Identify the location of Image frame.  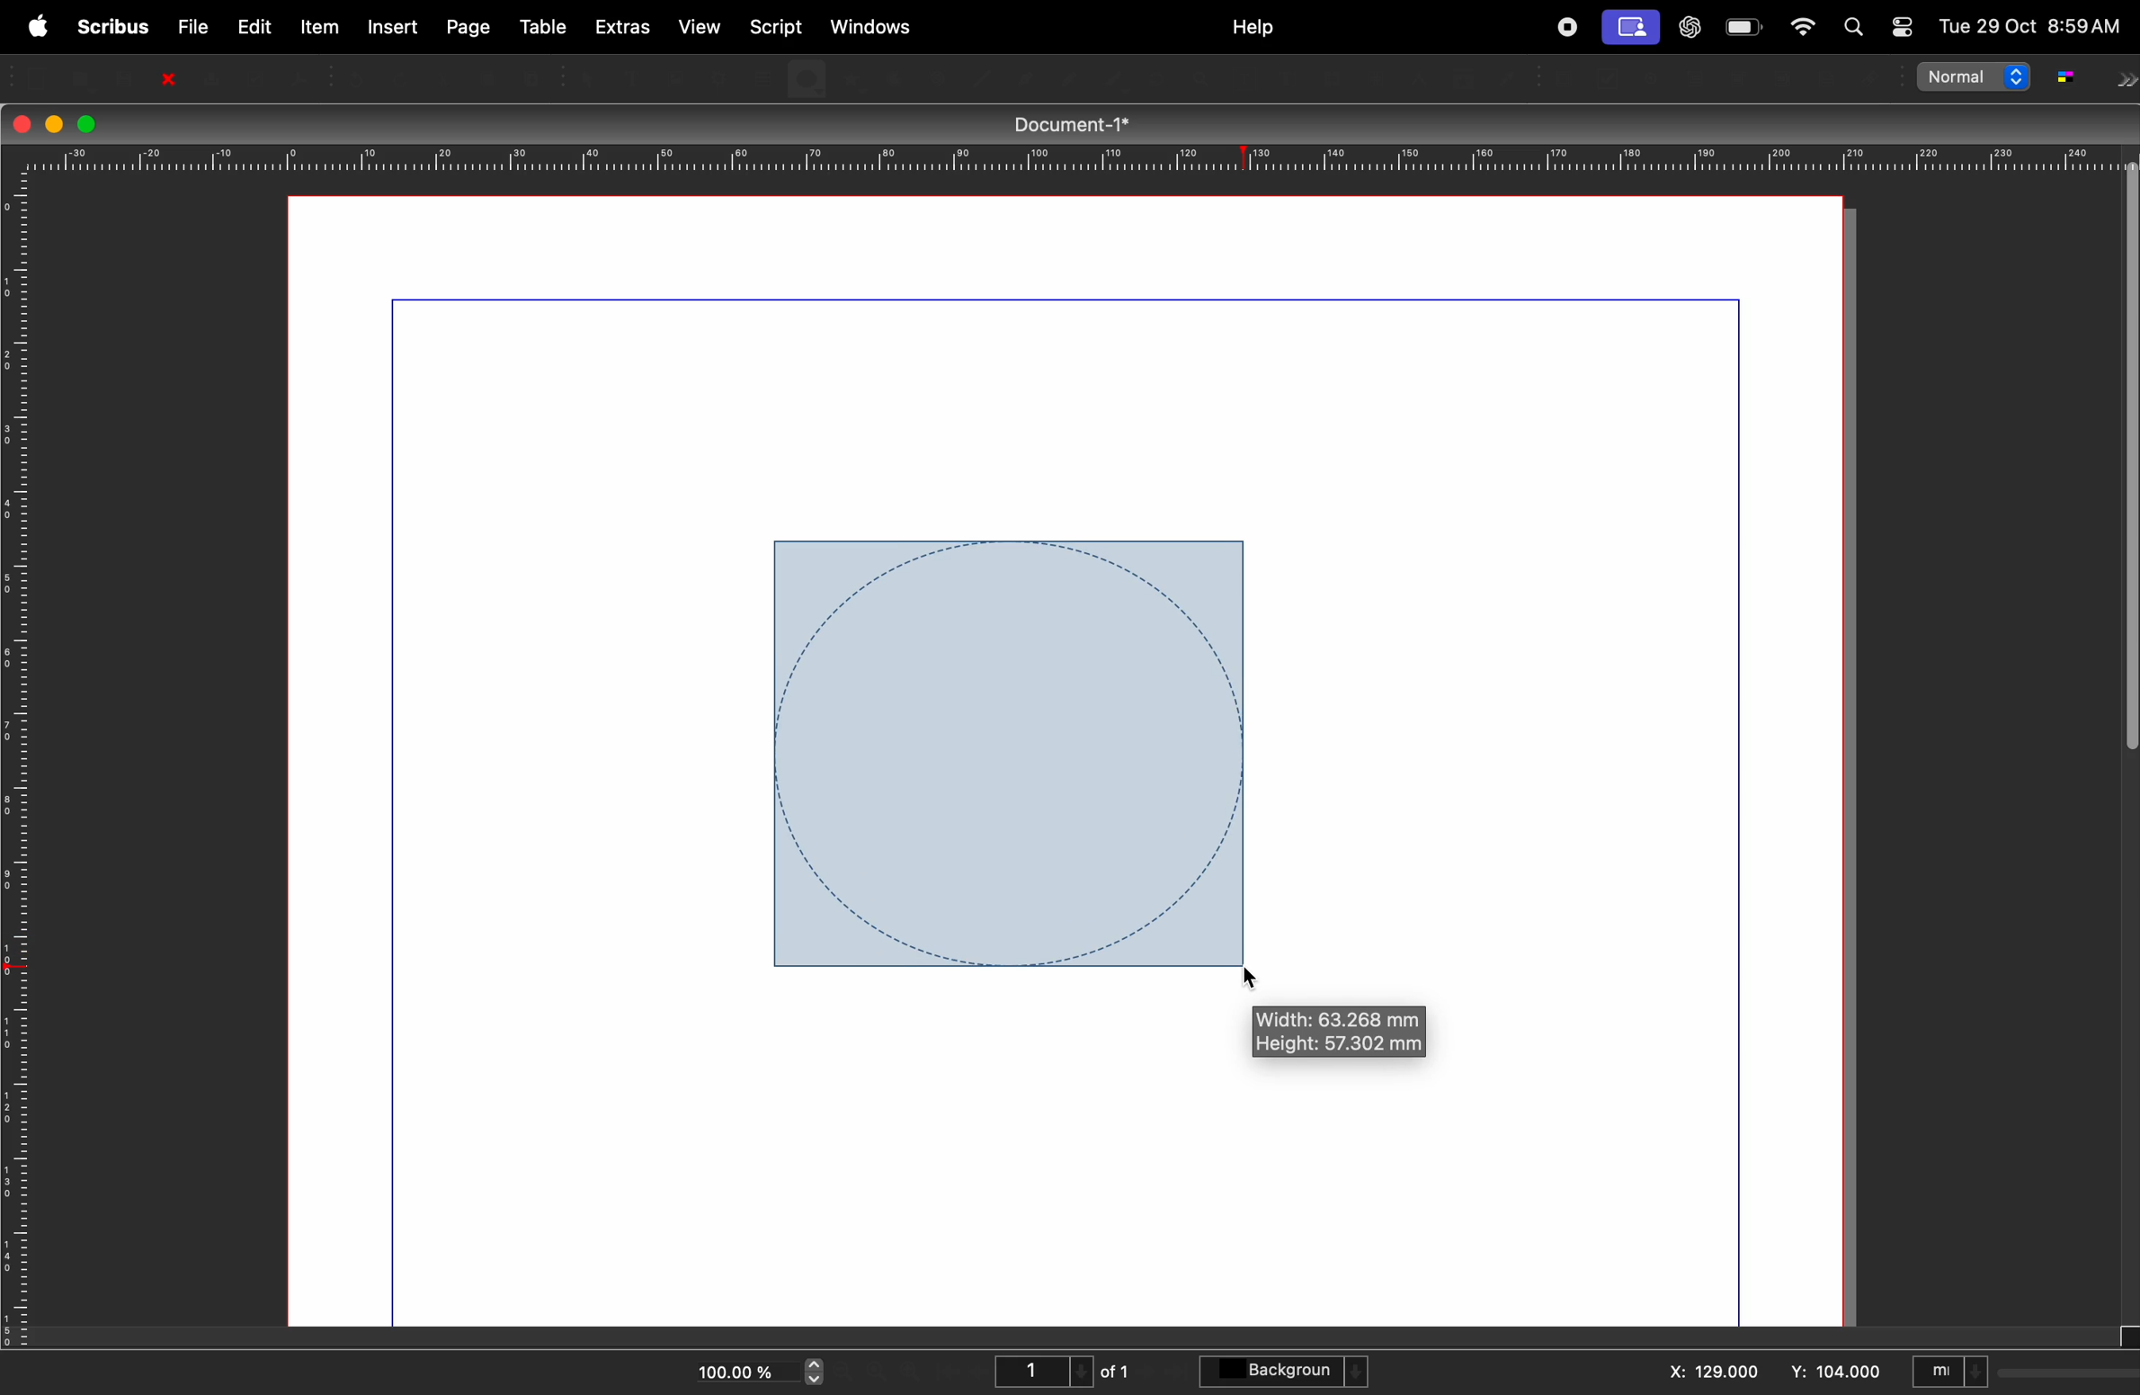
(673, 76).